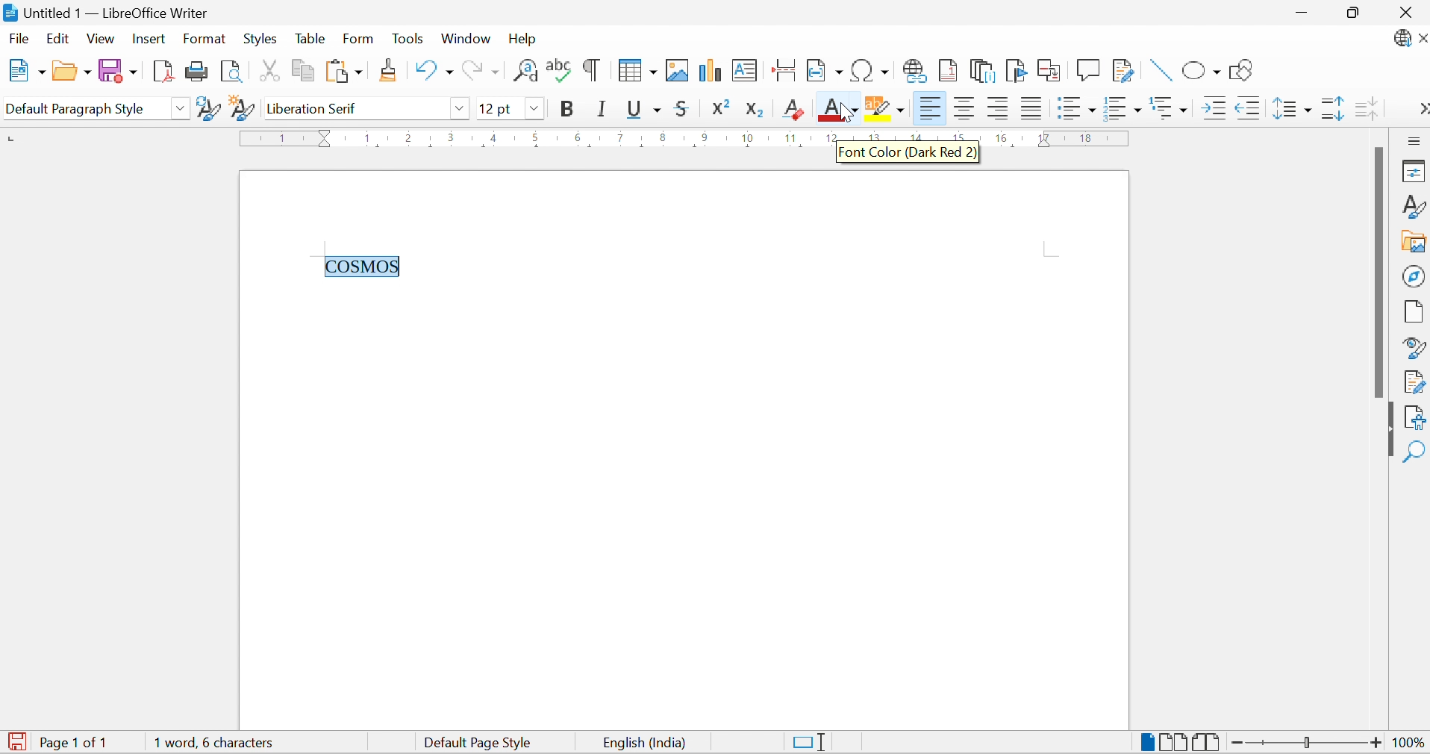 Image resolution: width=1430 pixels, height=754 pixels. What do you see at coordinates (914, 70) in the screenshot?
I see `Insert Hyperlink` at bounding box center [914, 70].